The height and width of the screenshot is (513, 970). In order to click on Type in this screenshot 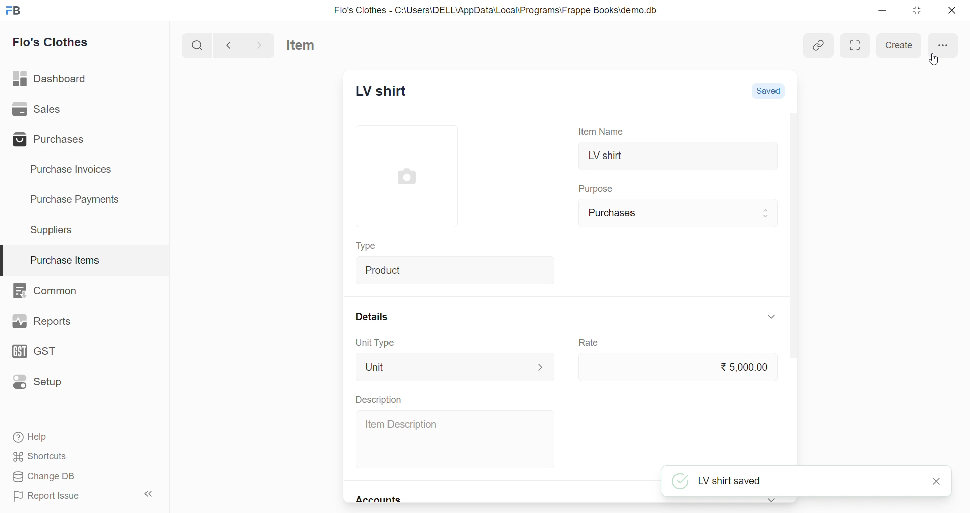, I will do `click(370, 247)`.